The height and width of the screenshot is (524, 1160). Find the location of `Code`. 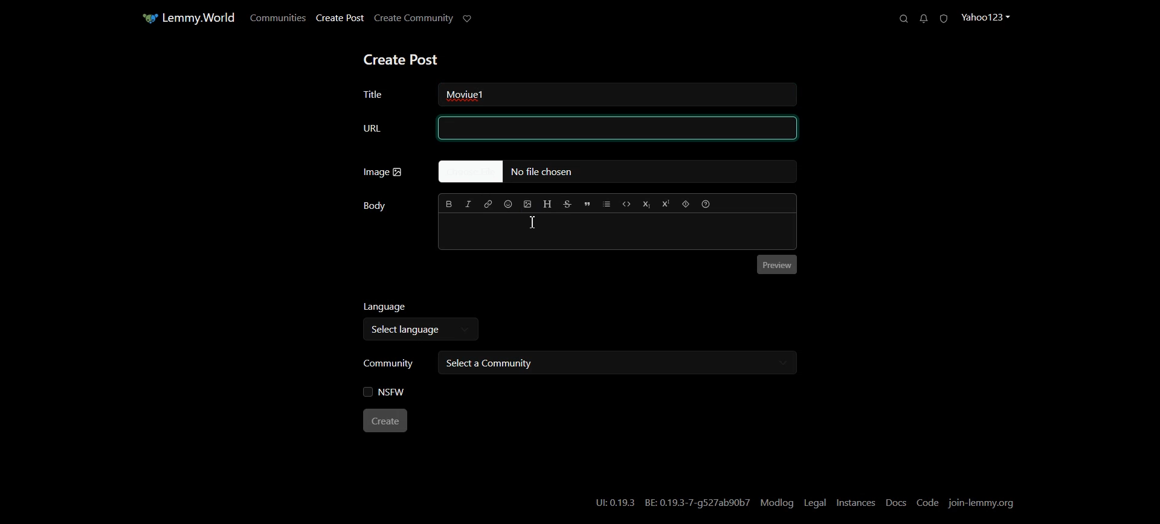

Code is located at coordinates (627, 203).